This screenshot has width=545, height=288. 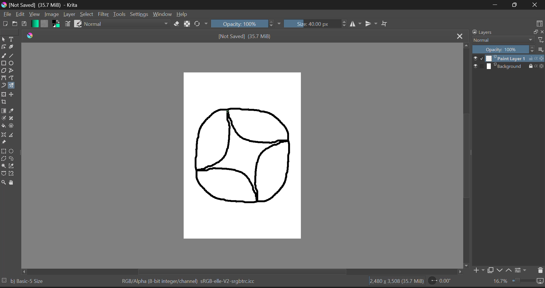 I want to click on Freehand Path Tool, so click(x=12, y=77).